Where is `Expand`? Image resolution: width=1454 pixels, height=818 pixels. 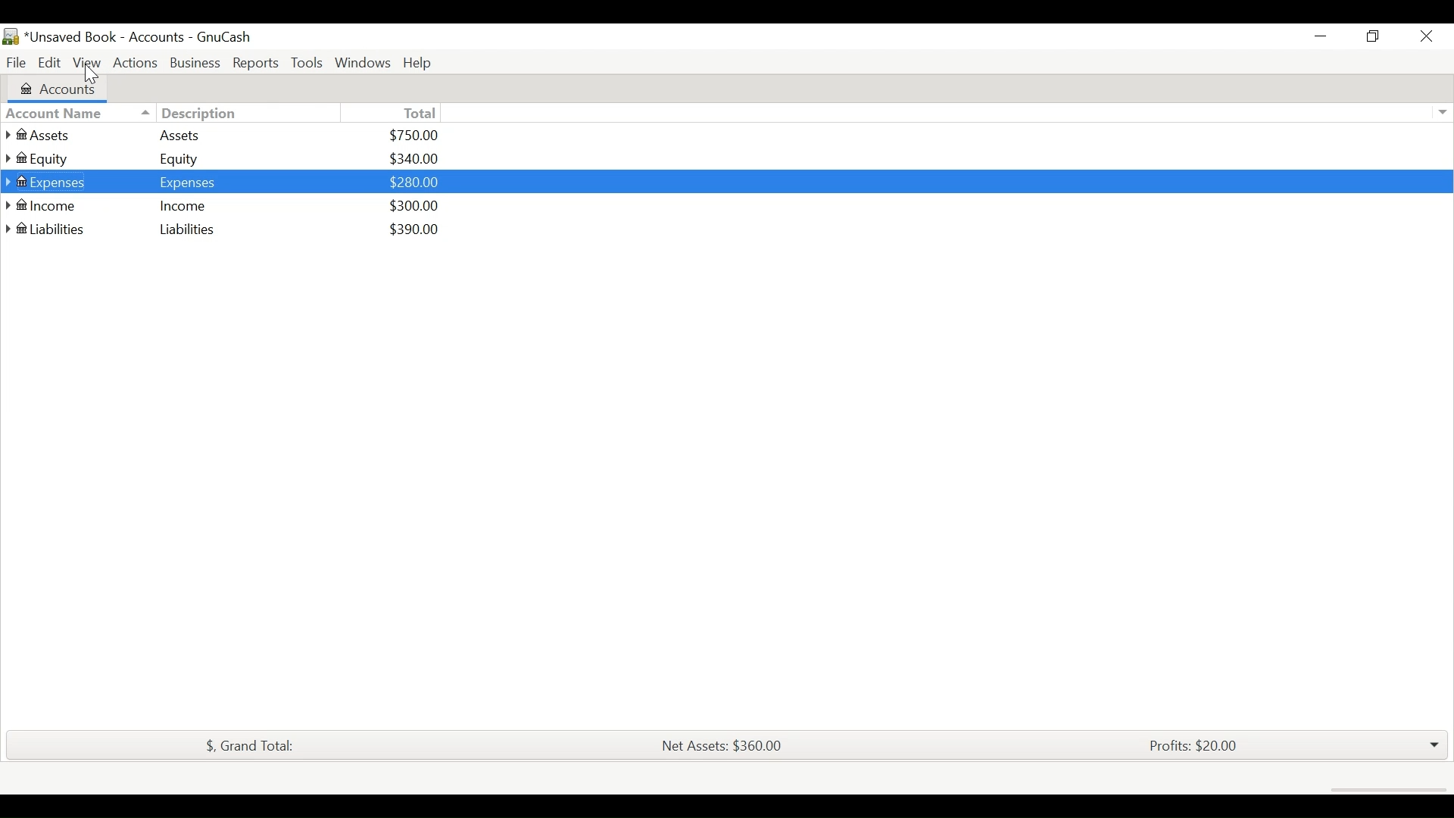 Expand is located at coordinates (1440, 113).